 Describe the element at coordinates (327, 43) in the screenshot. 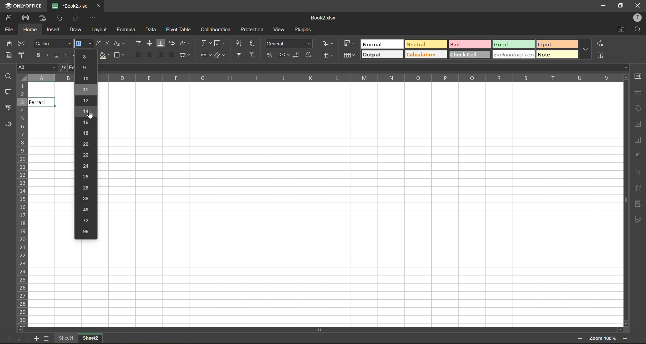

I see `insert cells` at that location.